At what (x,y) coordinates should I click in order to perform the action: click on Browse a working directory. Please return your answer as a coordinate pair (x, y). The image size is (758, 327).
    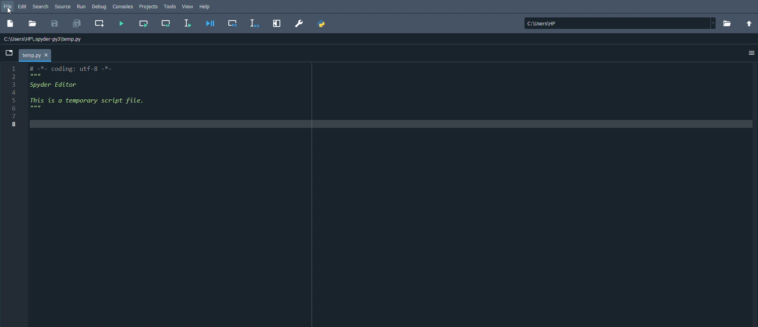
    Looking at the image, I should click on (727, 23).